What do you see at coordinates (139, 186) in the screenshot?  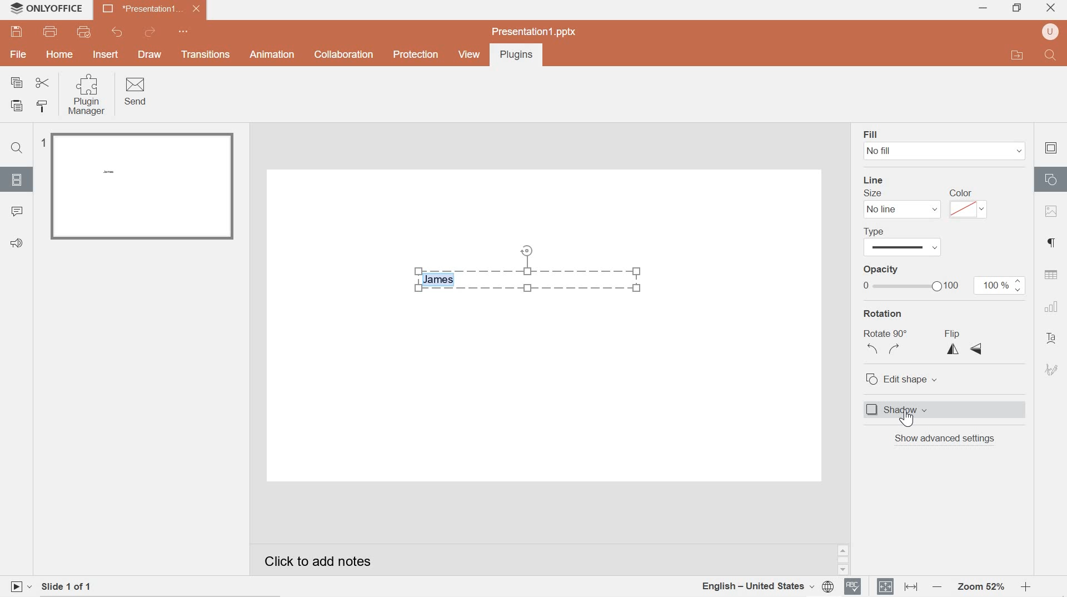 I see `slide 1` at bounding box center [139, 186].